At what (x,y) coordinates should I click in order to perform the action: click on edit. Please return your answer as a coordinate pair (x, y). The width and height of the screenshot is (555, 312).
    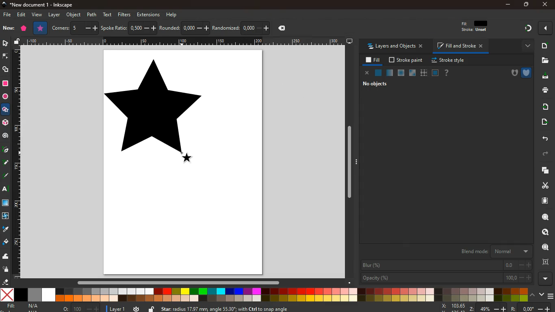
    Looking at the image, I should click on (22, 15).